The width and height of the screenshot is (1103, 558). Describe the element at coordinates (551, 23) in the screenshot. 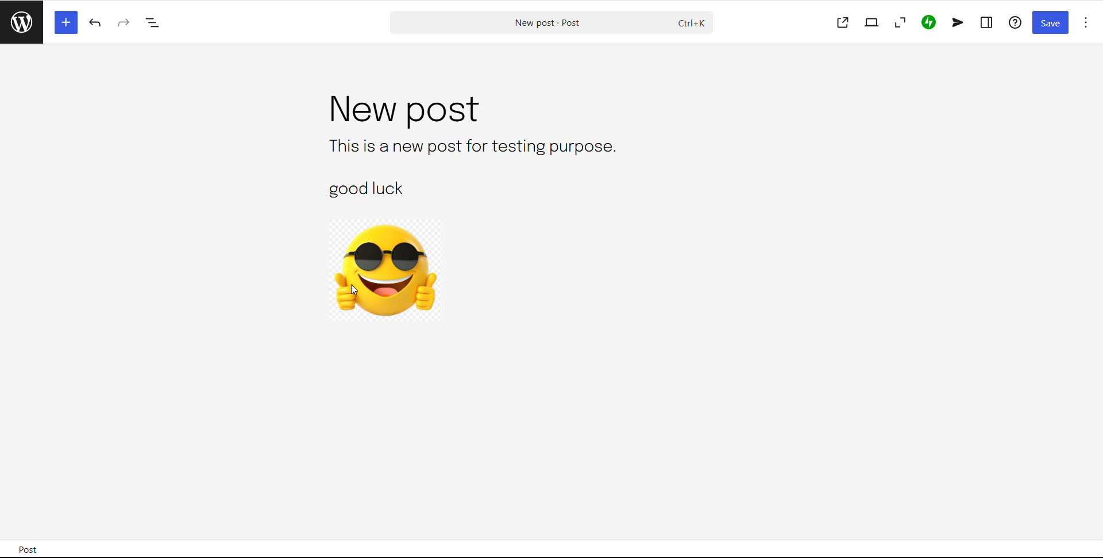

I see `search post and commands` at that location.